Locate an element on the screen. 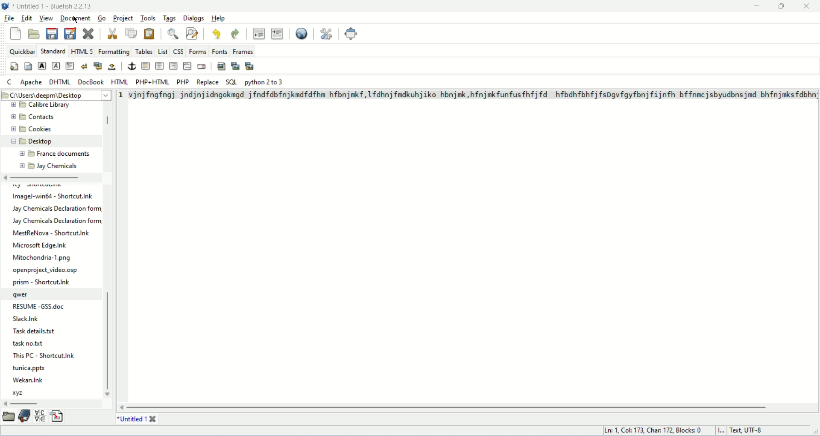 This screenshot has width=820, height=436. tags is located at coordinates (170, 18).